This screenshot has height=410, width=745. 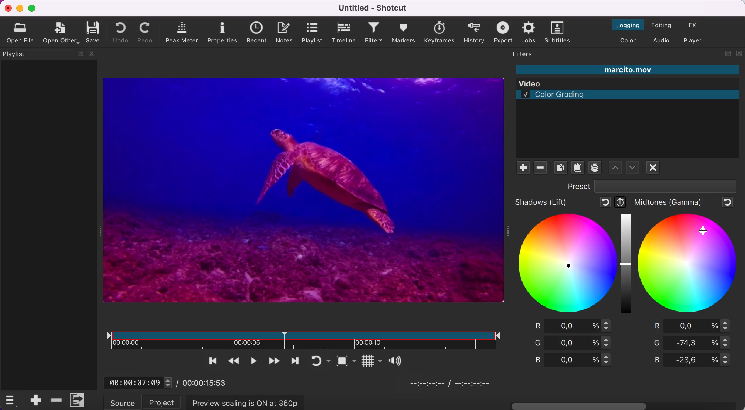 I want to click on peak meter, so click(x=181, y=33).